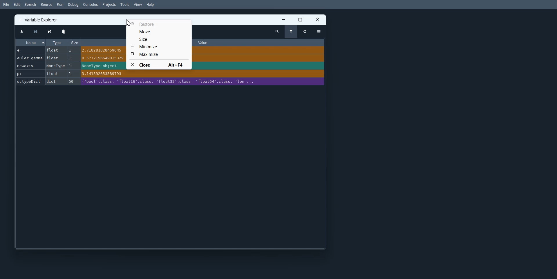 The height and width of the screenshot is (279, 557). What do you see at coordinates (60, 5) in the screenshot?
I see `Run` at bounding box center [60, 5].